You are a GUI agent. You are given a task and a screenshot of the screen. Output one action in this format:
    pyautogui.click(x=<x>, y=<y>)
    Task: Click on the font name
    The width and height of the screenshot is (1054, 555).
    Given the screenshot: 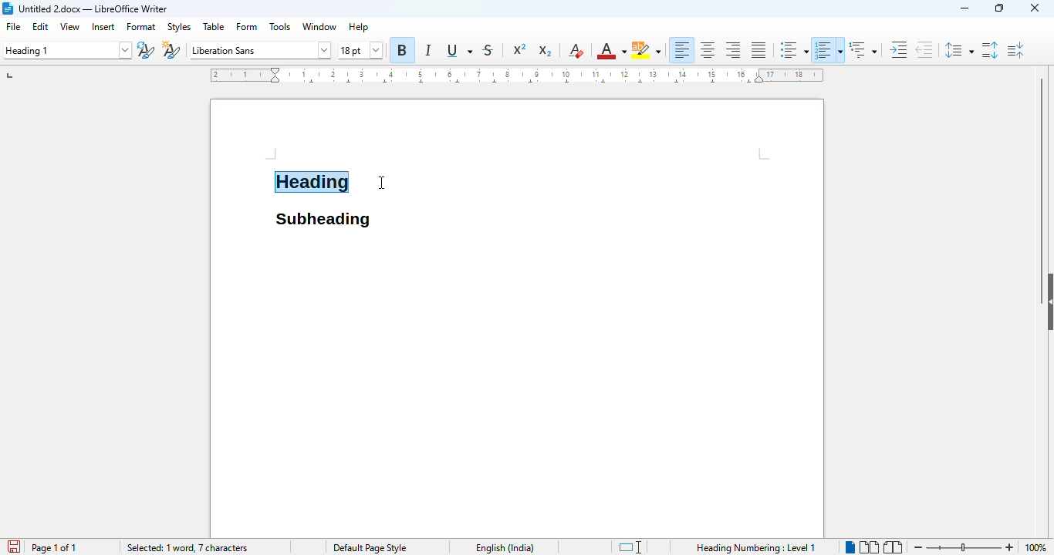 What is the action you would take?
    pyautogui.click(x=259, y=50)
    